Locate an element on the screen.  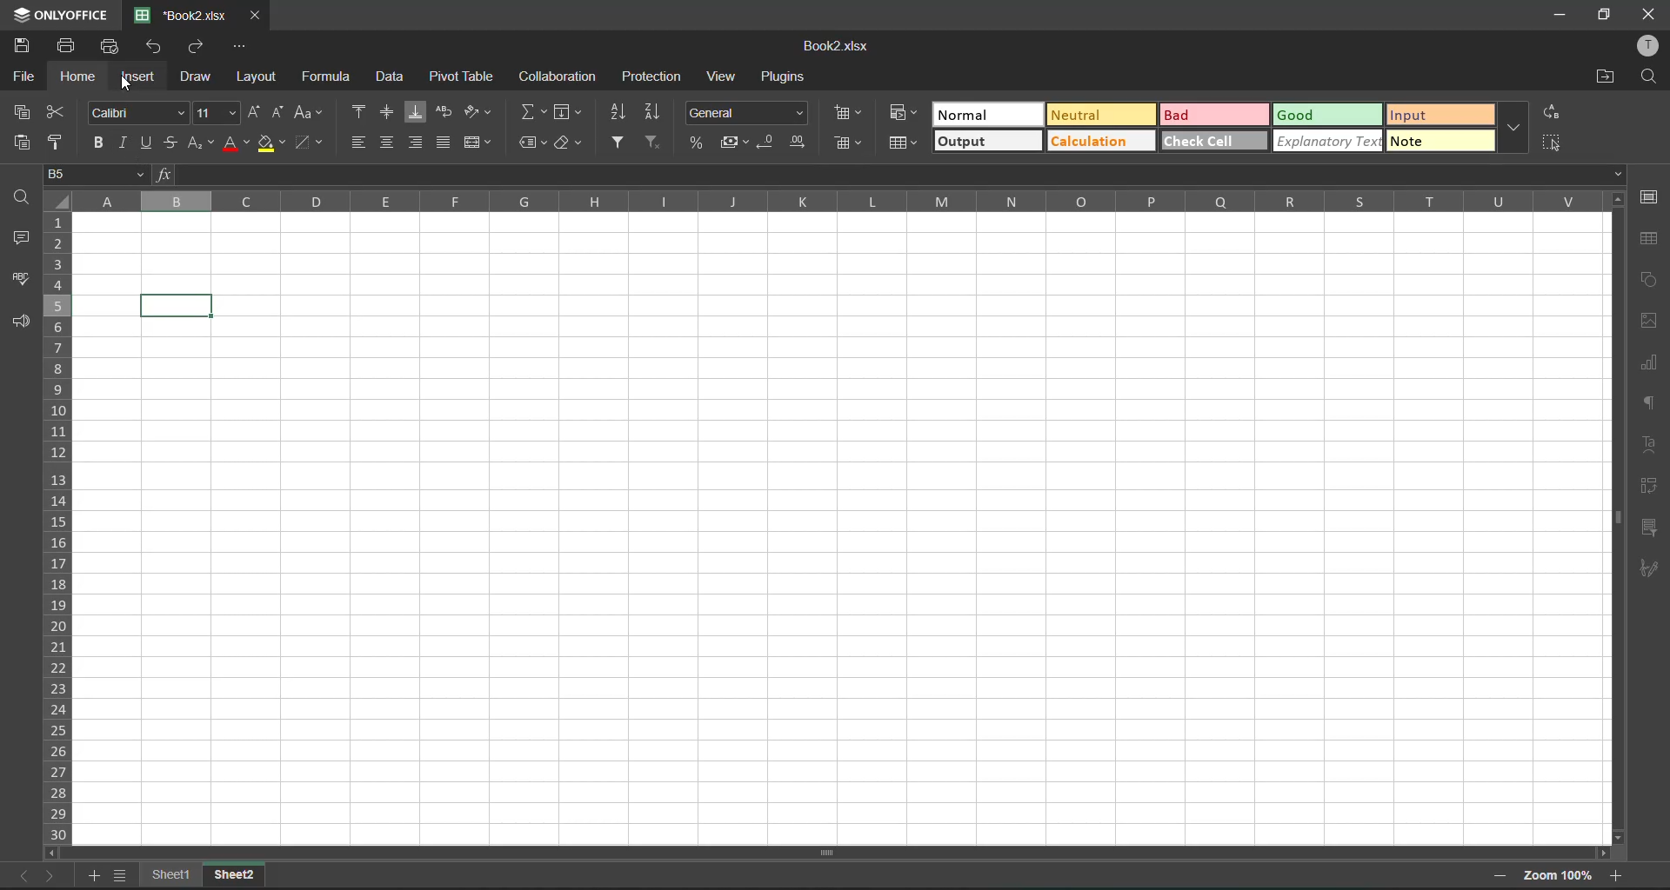
filter is located at coordinates (625, 141).